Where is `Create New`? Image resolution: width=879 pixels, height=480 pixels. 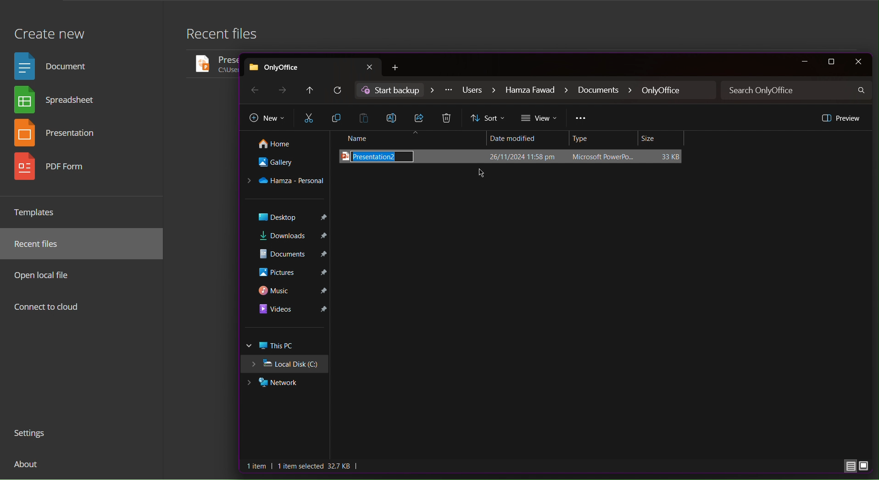 Create New is located at coordinates (49, 29).